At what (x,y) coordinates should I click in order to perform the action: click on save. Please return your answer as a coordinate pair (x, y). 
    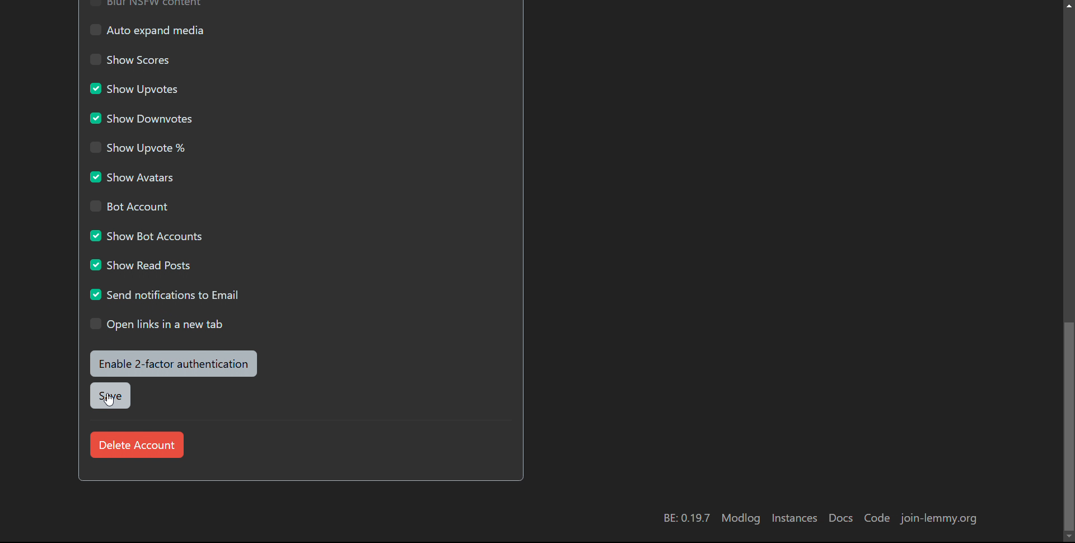
    Looking at the image, I should click on (109, 396).